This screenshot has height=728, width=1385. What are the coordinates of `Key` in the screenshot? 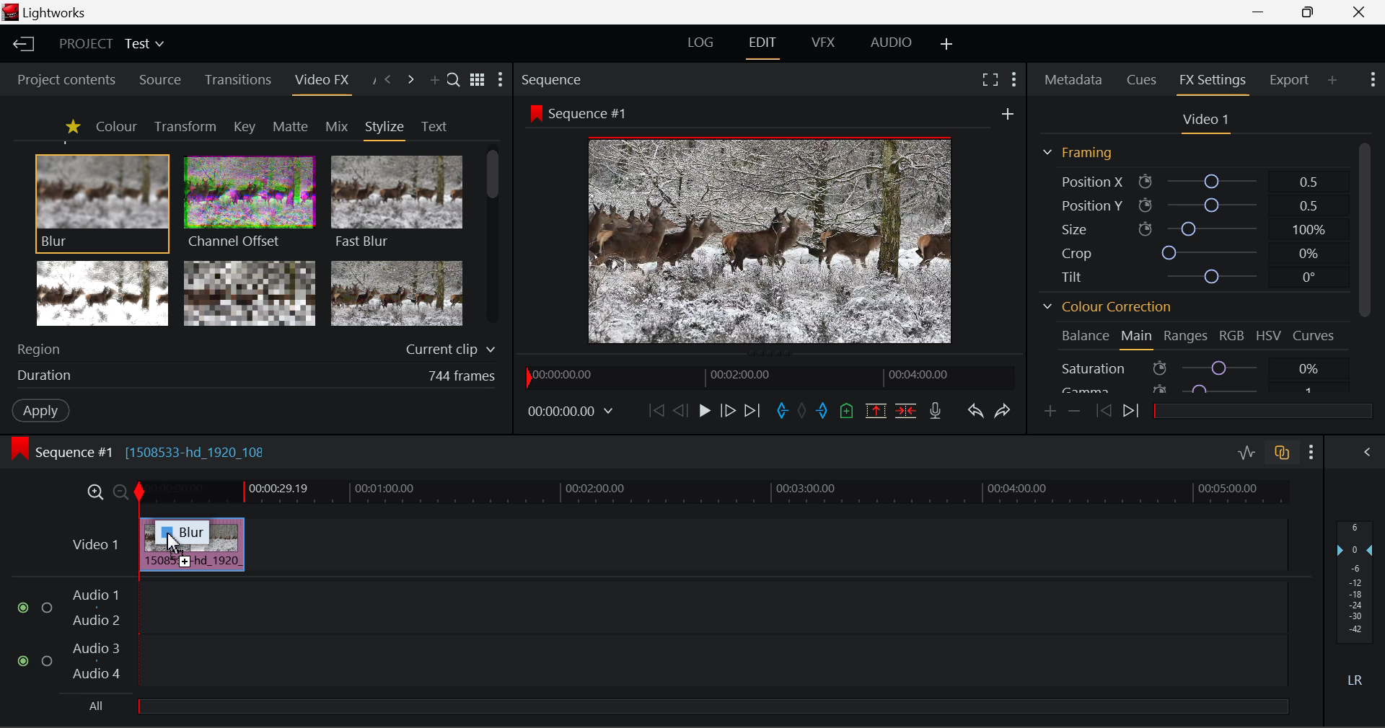 It's located at (244, 127).